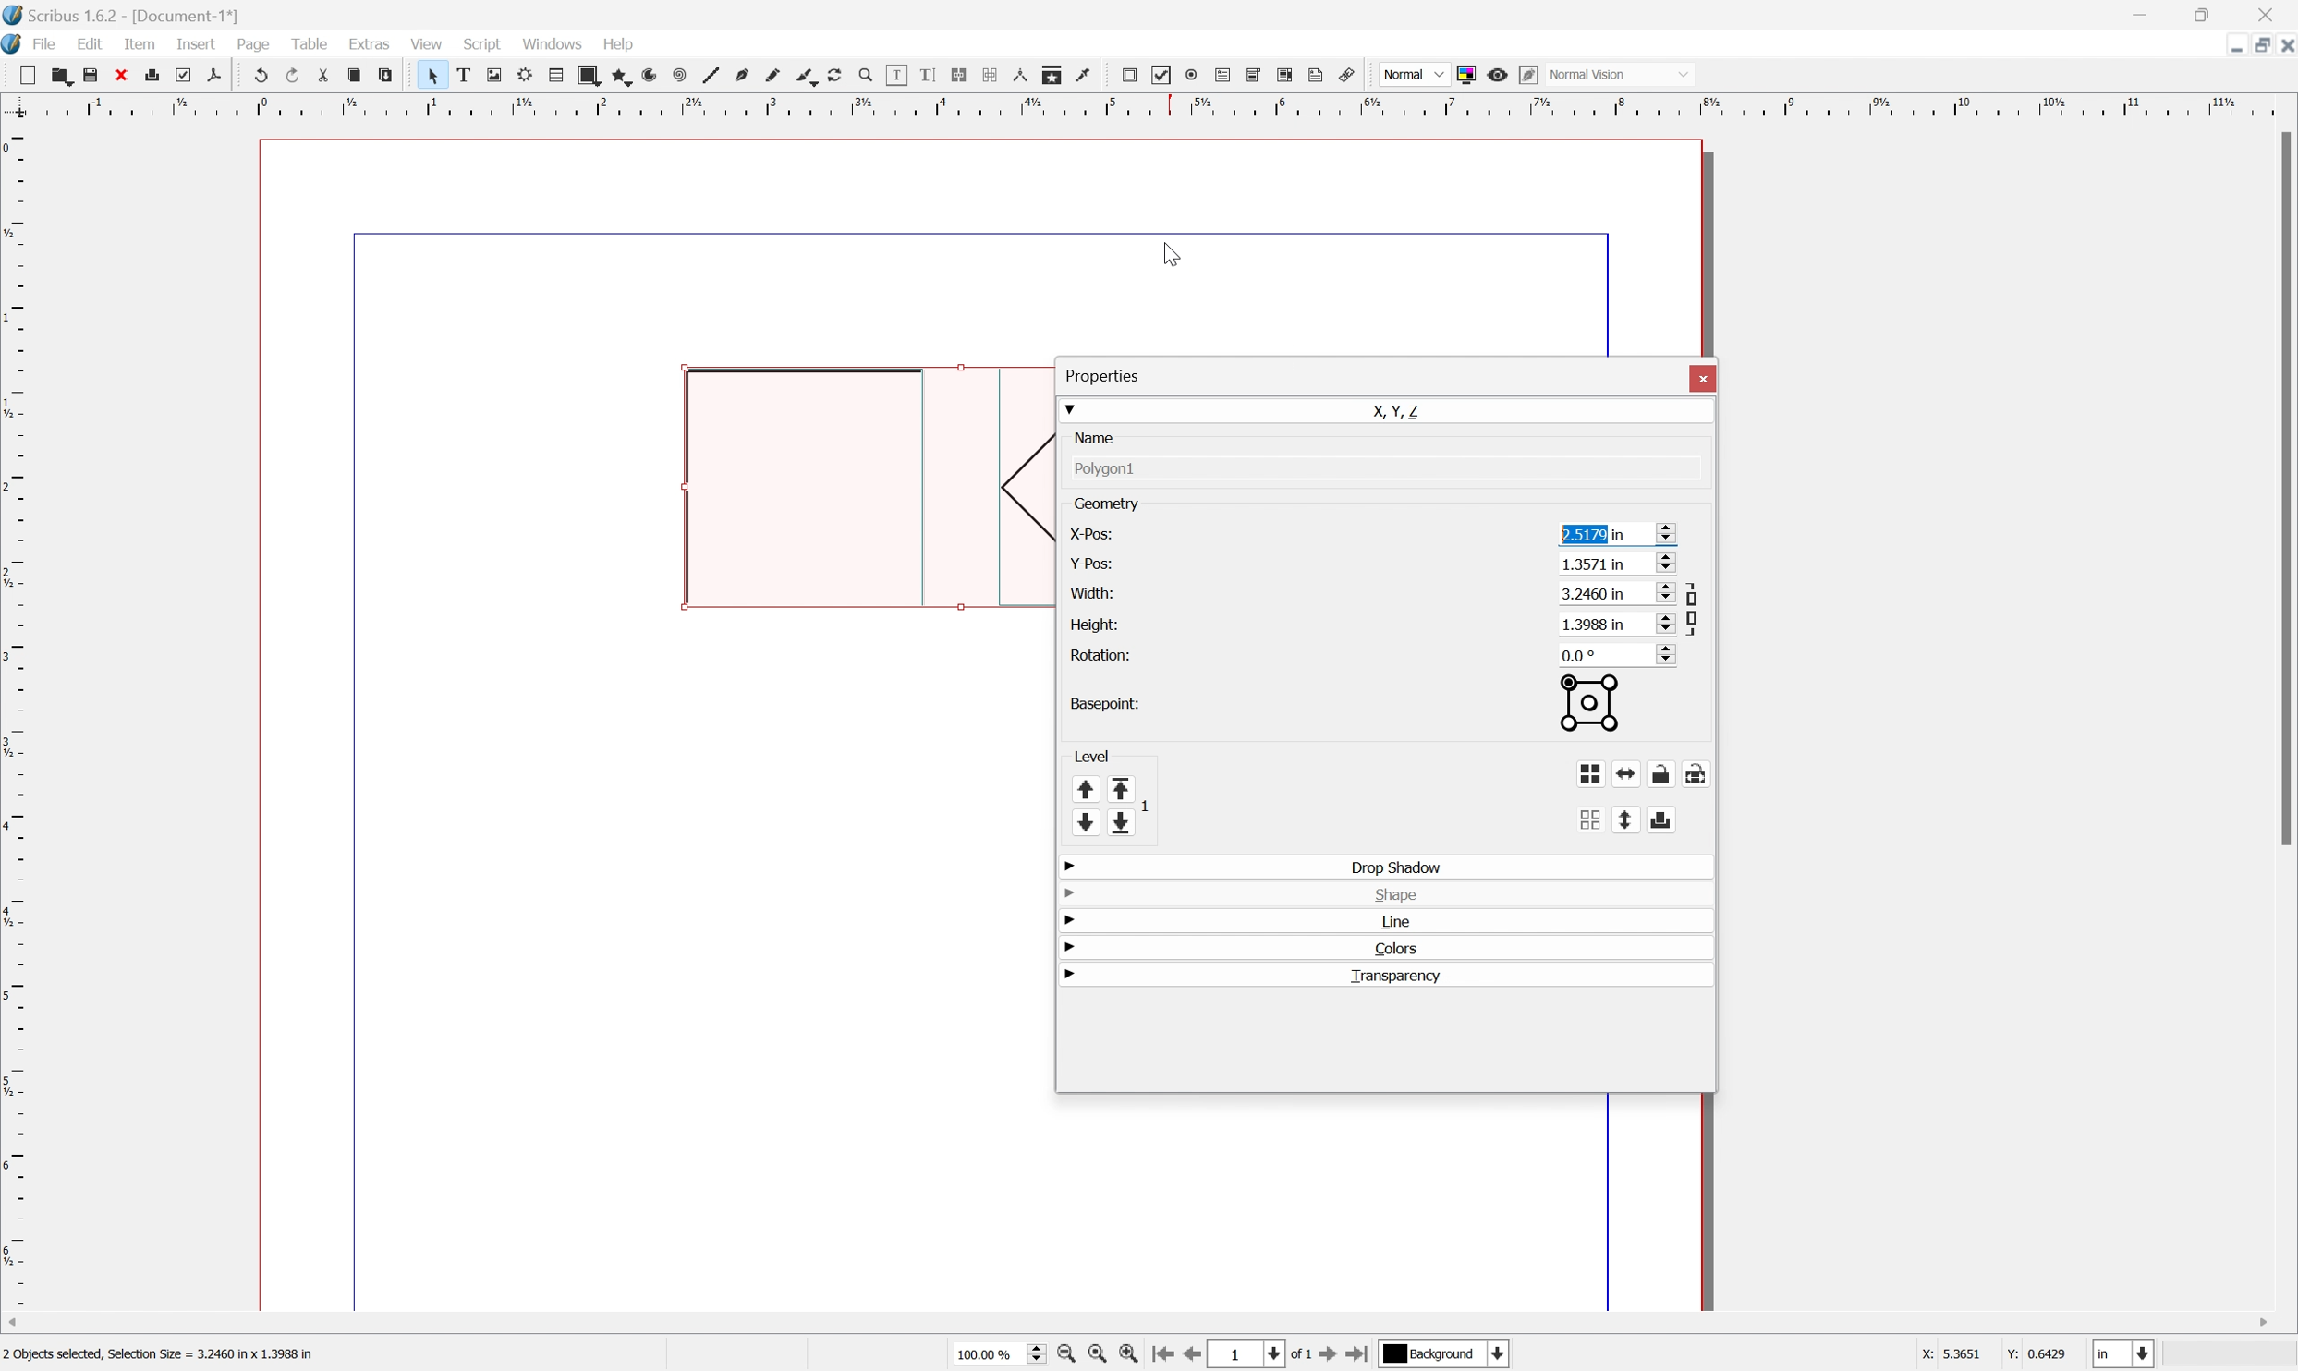 The width and height of the screenshot is (2298, 1371). Describe the element at coordinates (1093, 562) in the screenshot. I see `y-pos:` at that location.